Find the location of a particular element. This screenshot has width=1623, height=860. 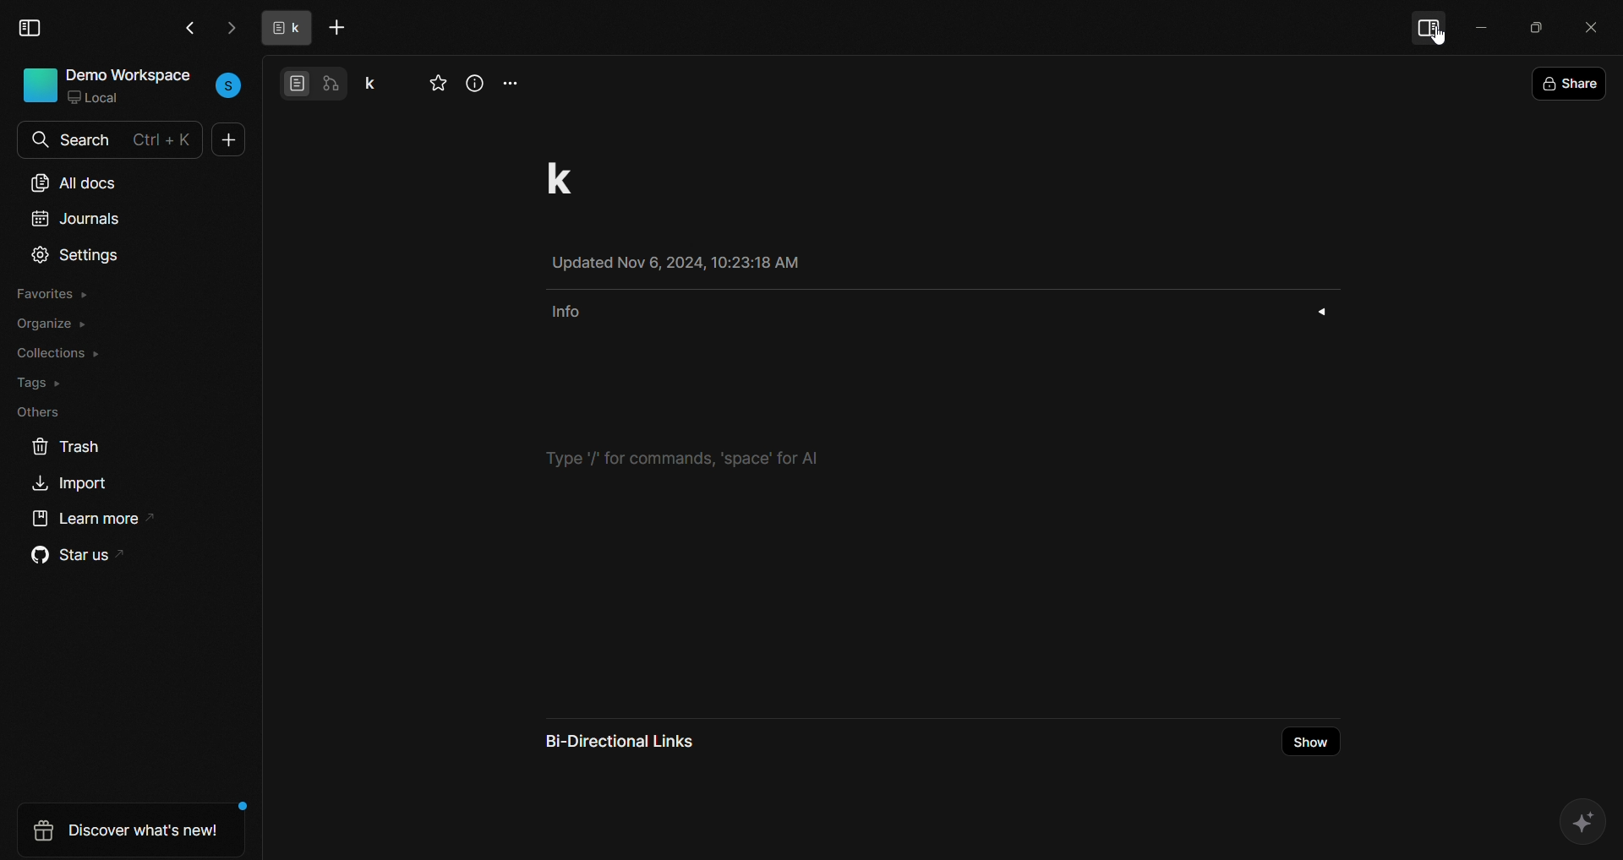

show is located at coordinates (1312, 742).